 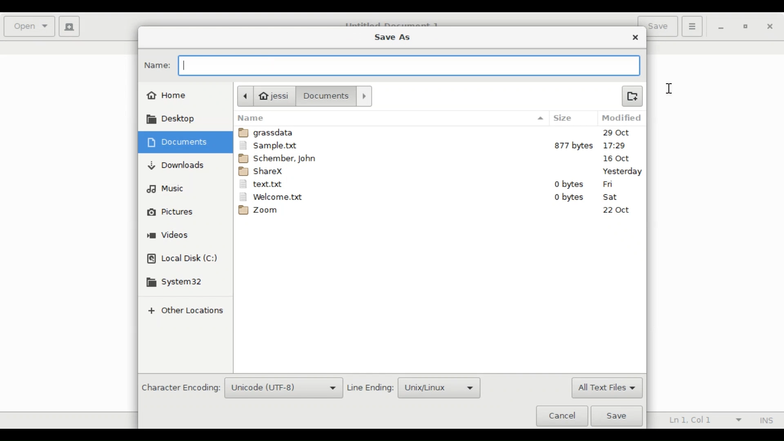 I want to click on Application menu, so click(x=692, y=26).